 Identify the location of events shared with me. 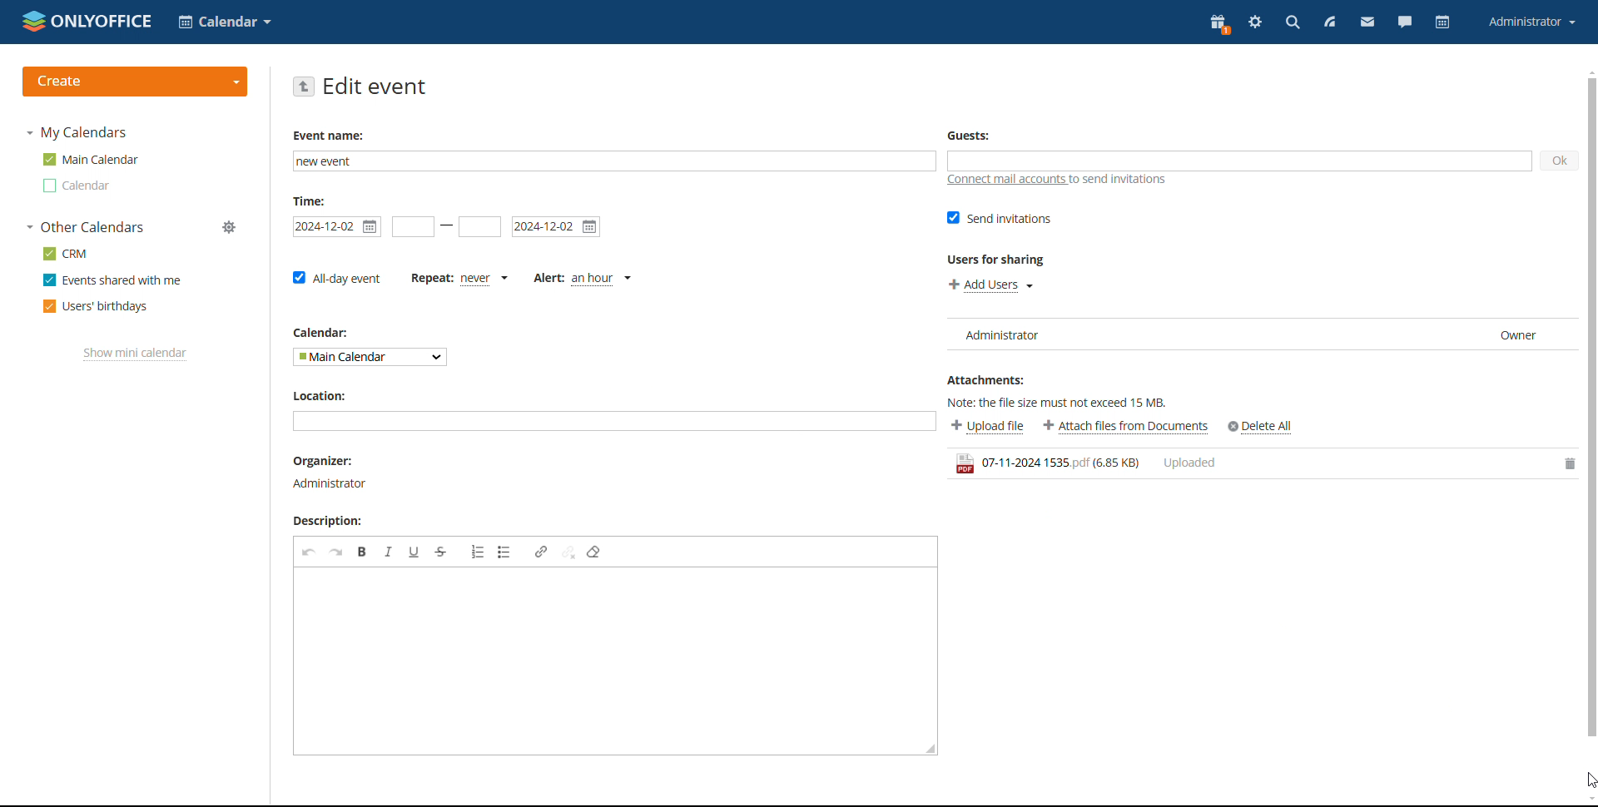
(112, 280).